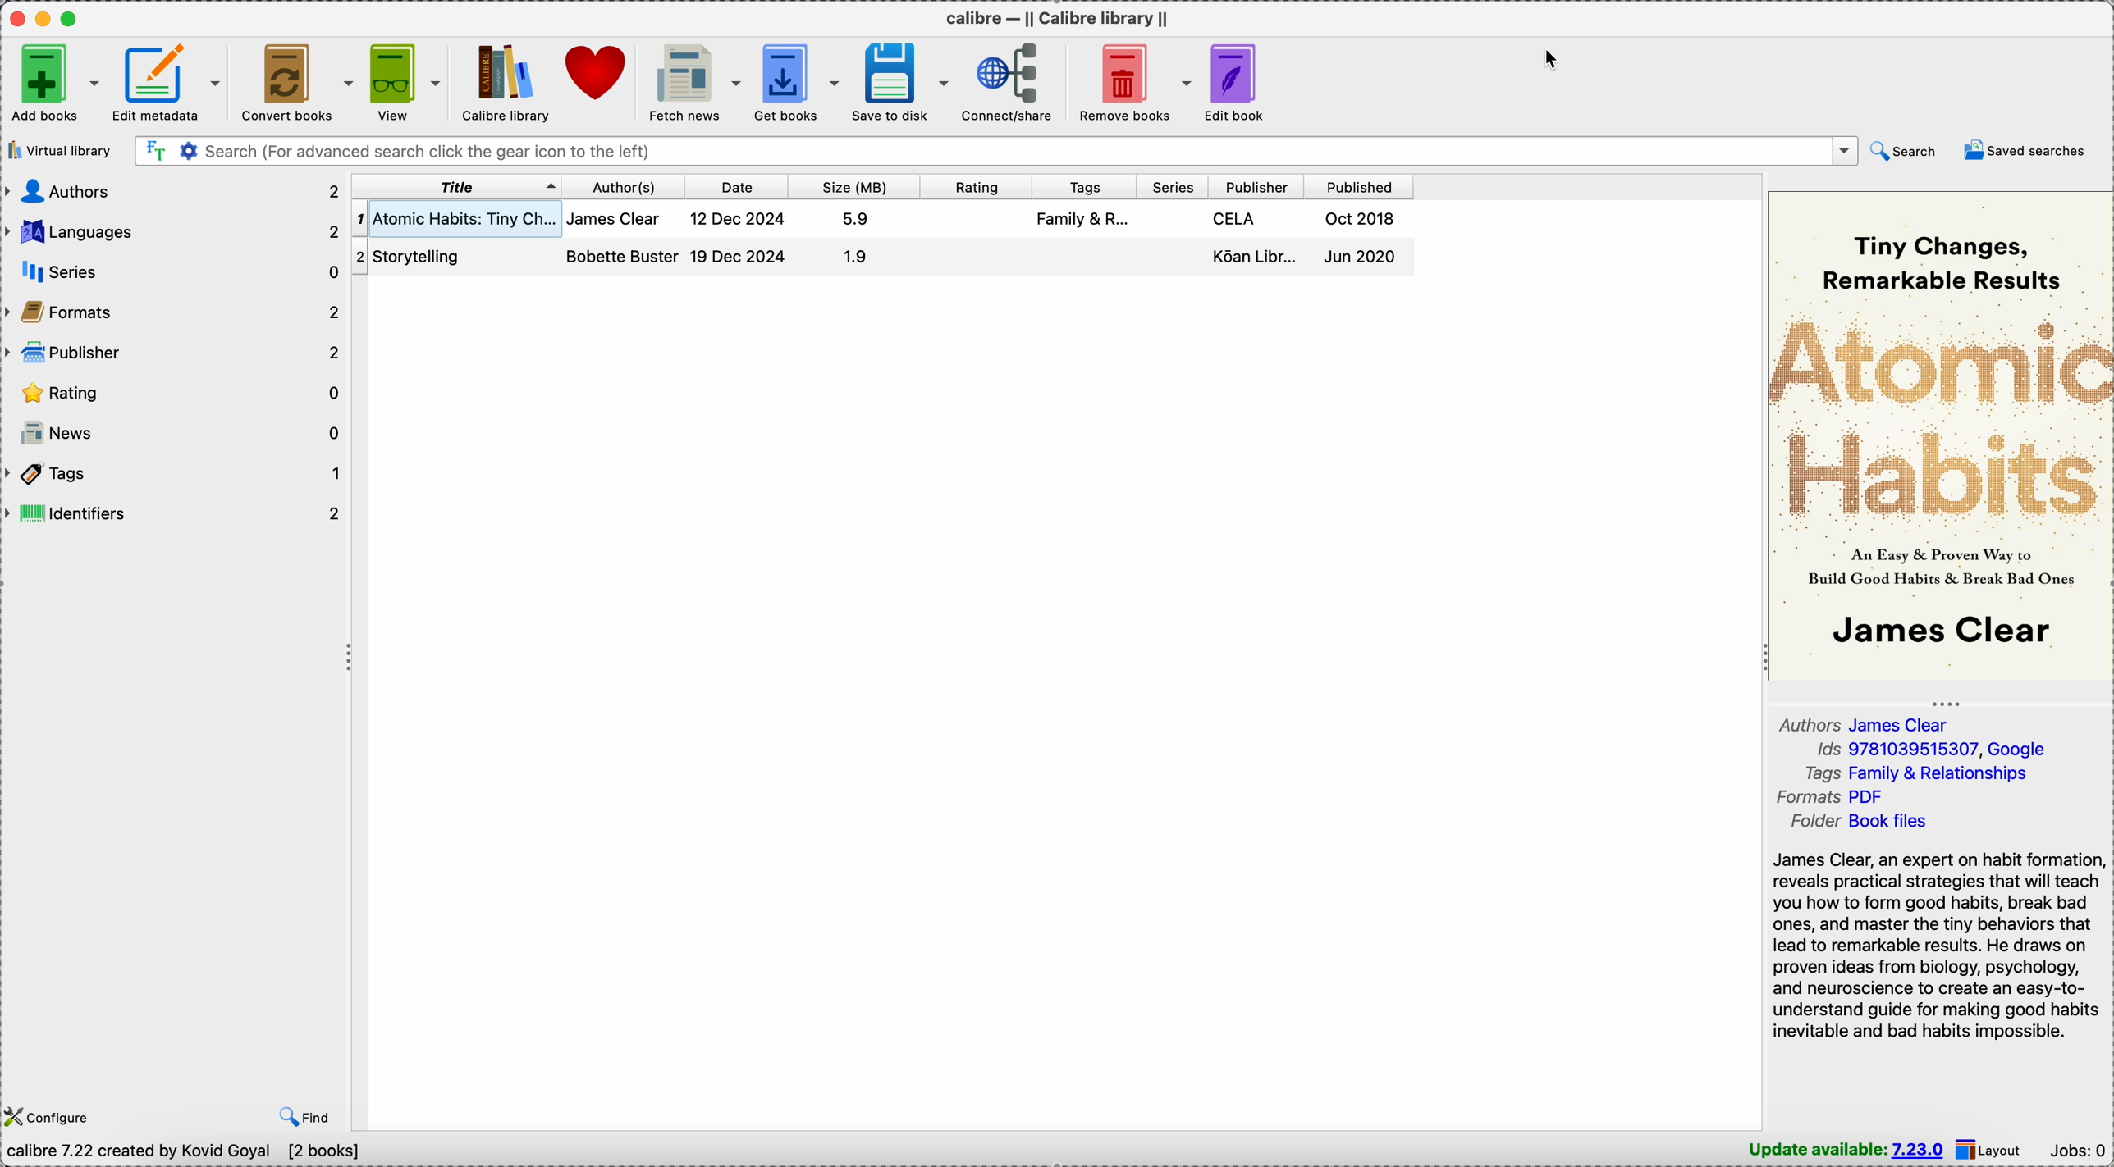 The height and width of the screenshot is (1167, 2114). What do you see at coordinates (309, 1115) in the screenshot?
I see `find` at bounding box center [309, 1115].